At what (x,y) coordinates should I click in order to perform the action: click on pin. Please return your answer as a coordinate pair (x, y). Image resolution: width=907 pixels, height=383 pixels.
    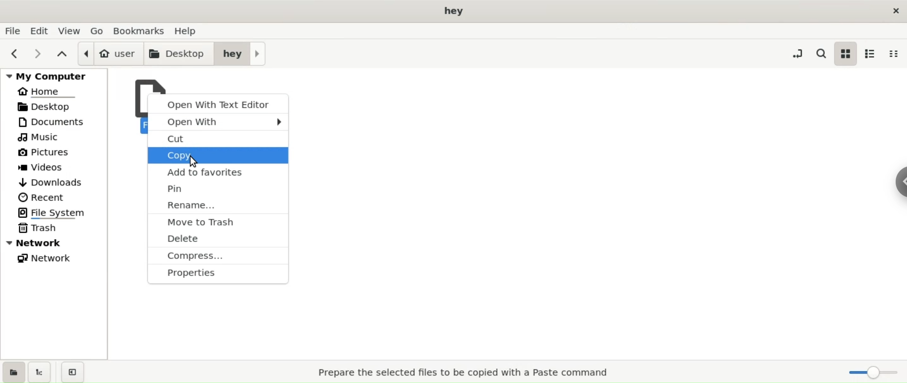
    Looking at the image, I should click on (218, 189).